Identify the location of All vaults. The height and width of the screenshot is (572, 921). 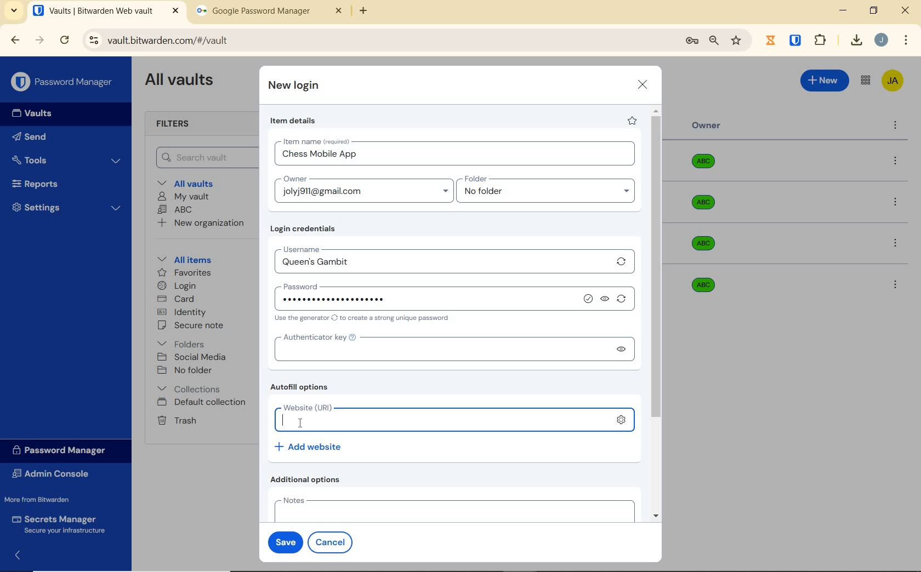
(190, 182).